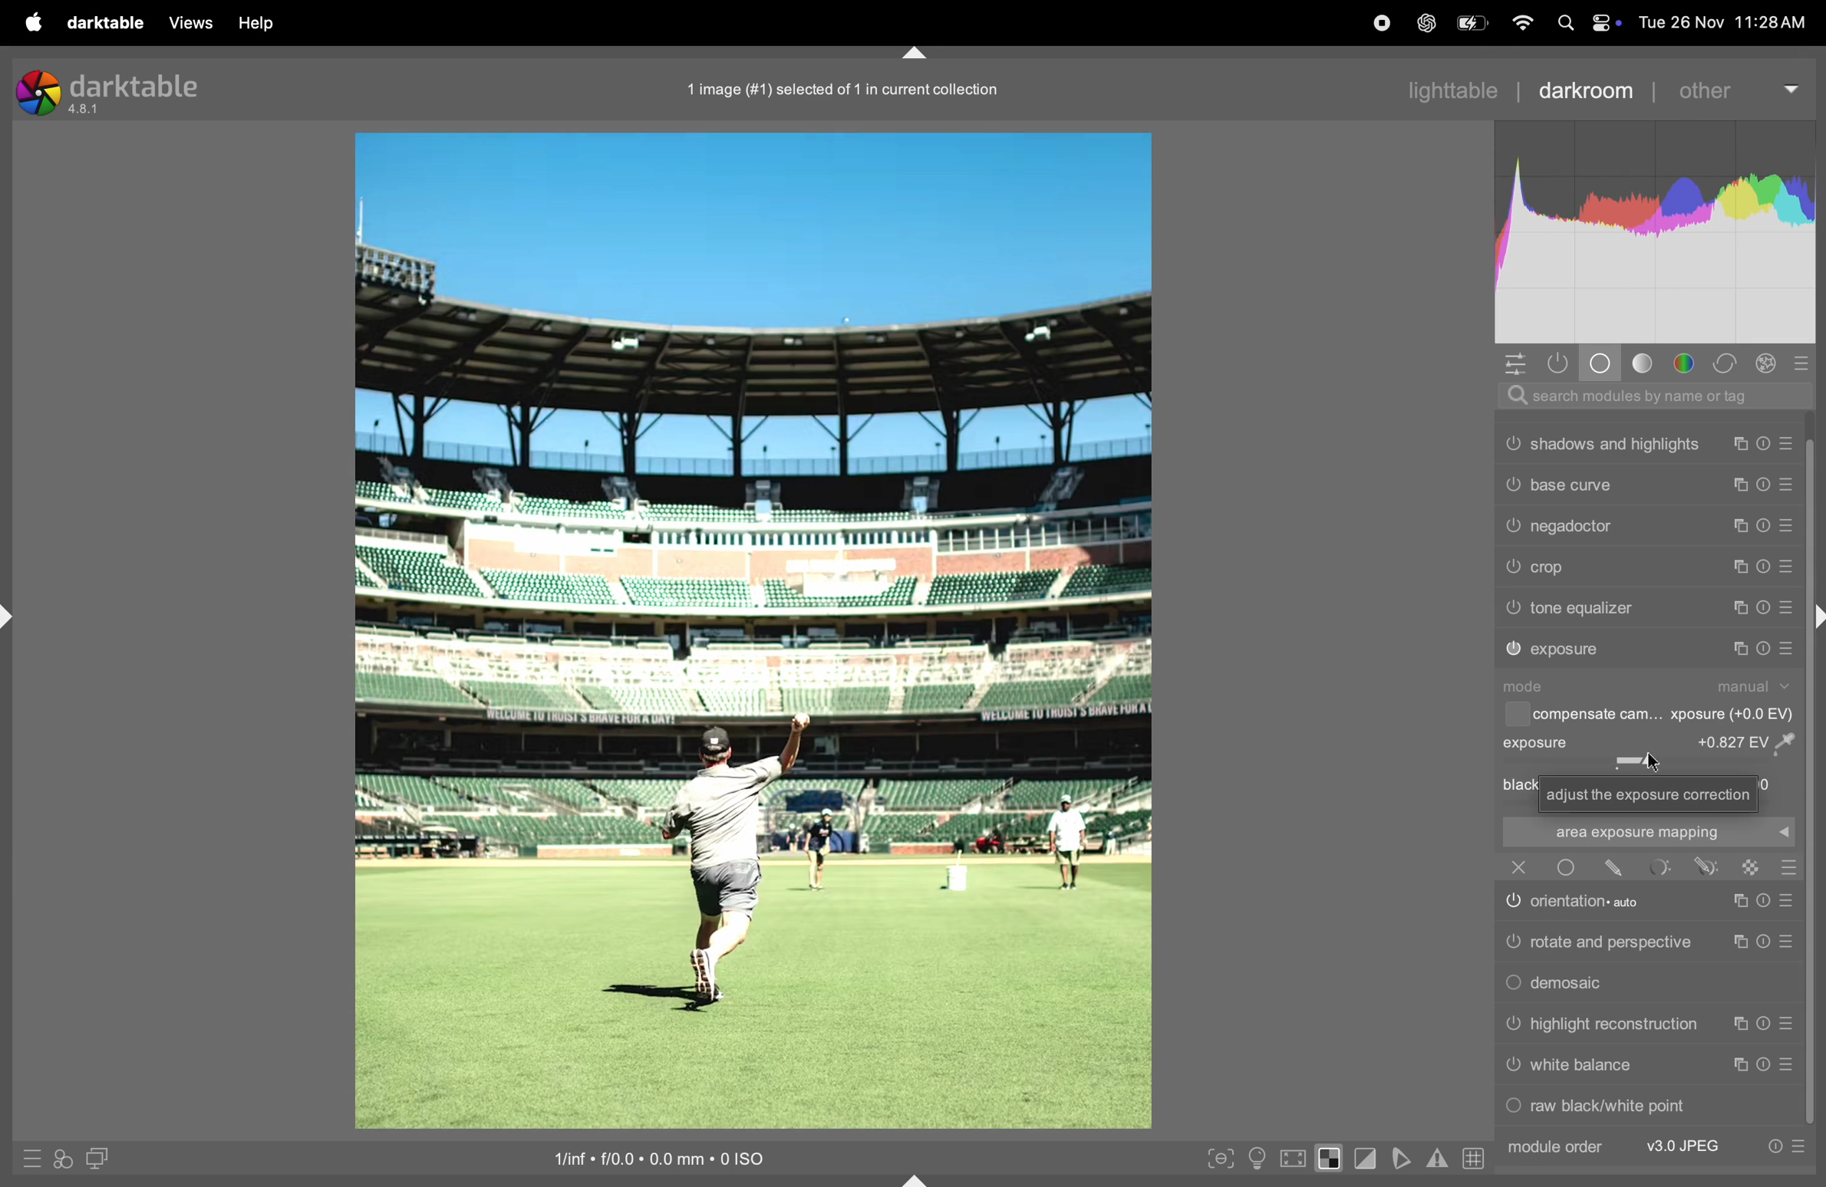 The width and height of the screenshot is (1826, 1187). What do you see at coordinates (1553, 1147) in the screenshot?
I see `module order` at bounding box center [1553, 1147].